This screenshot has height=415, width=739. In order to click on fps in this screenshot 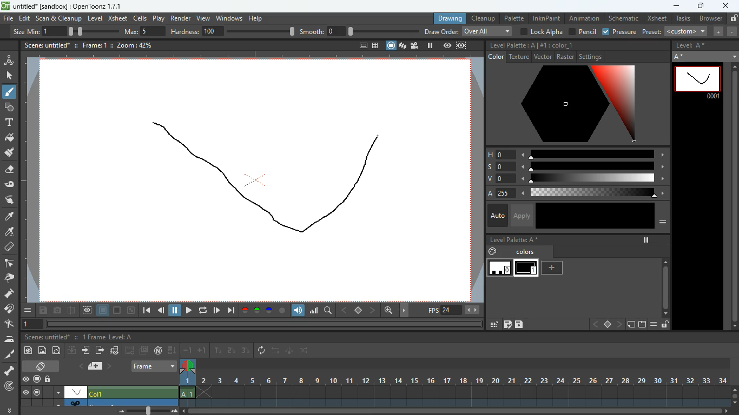, I will do `click(454, 310)`.